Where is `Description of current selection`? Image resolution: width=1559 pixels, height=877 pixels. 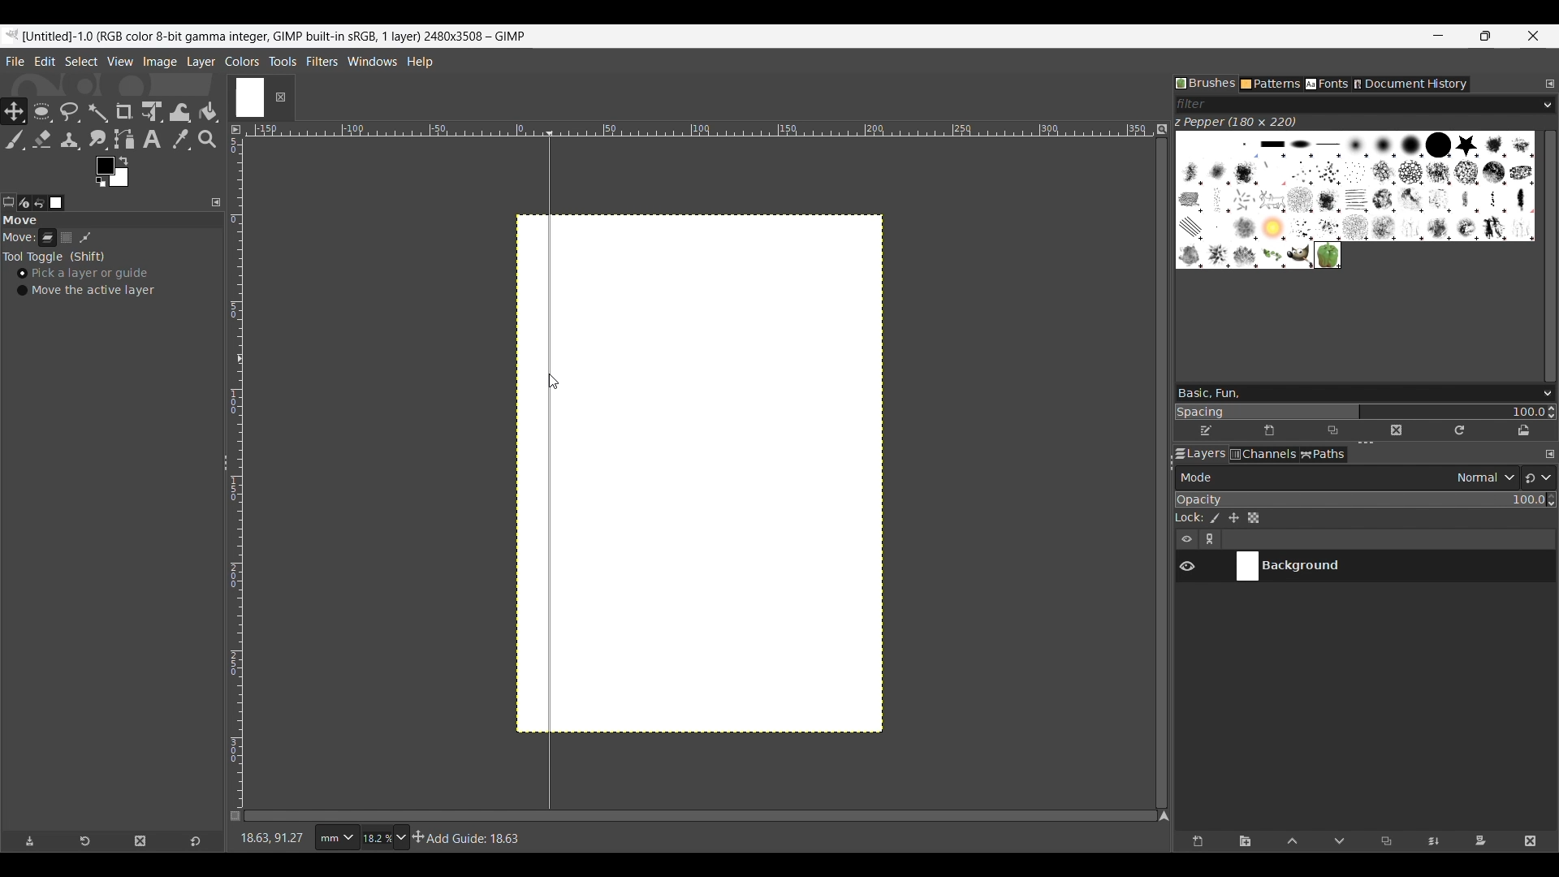 Description of current selection is located at coordinates (470, 838).